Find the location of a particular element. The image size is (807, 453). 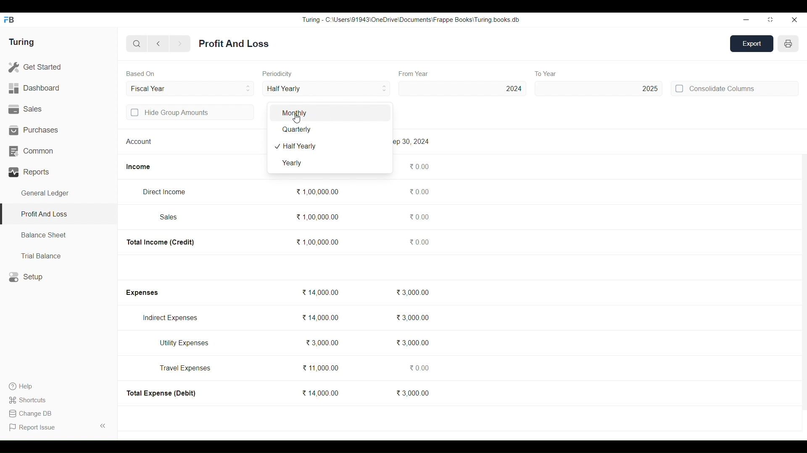

1,00,000.00 is located at coordinates (317, 217).